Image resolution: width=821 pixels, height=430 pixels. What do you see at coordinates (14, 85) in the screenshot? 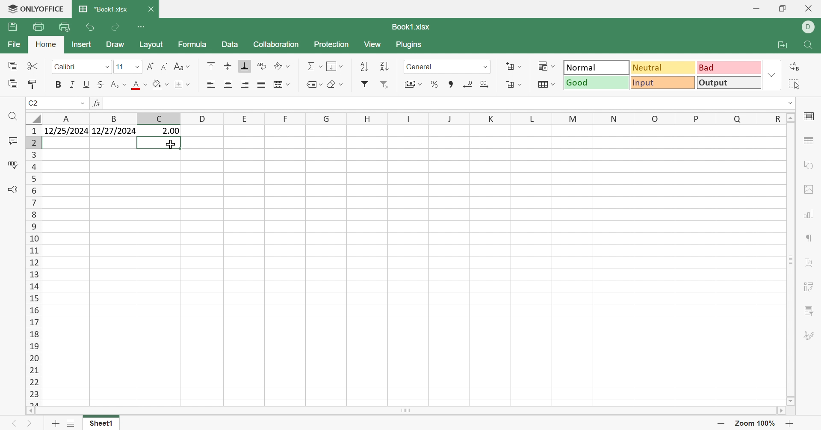
I see `Paste` at bounding box center [14, 85].